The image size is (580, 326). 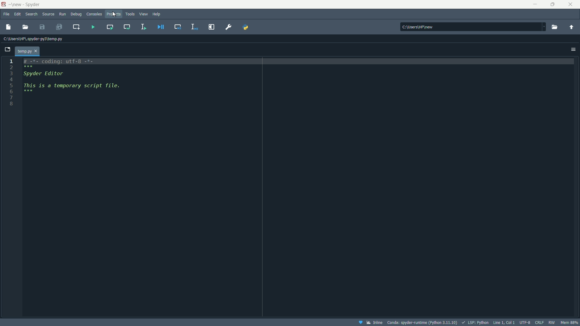 I want to click on Help menu, so click(x=157, y=14).